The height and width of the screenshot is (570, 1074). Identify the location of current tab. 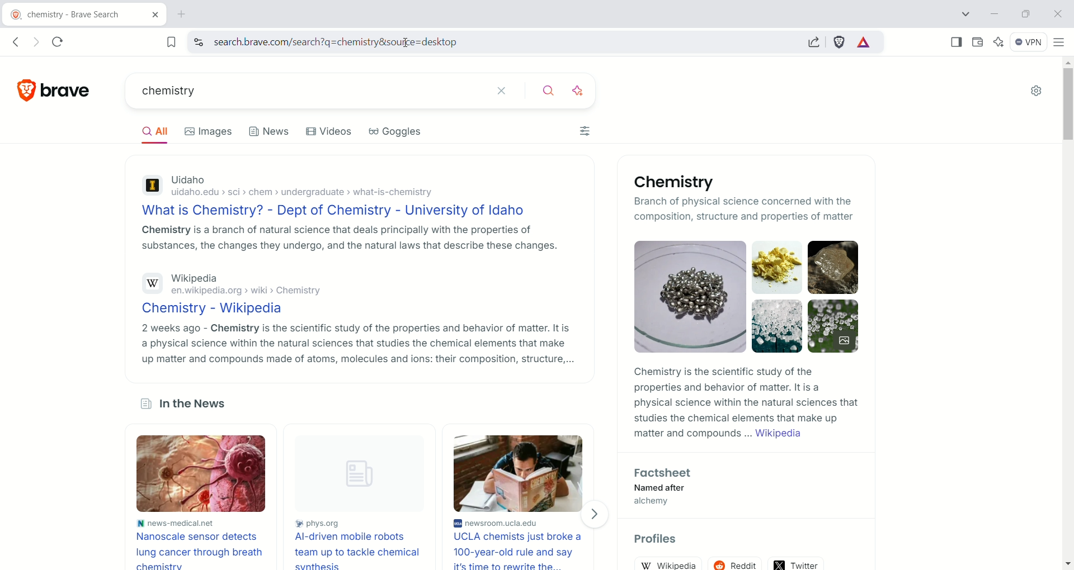
(185, 15).